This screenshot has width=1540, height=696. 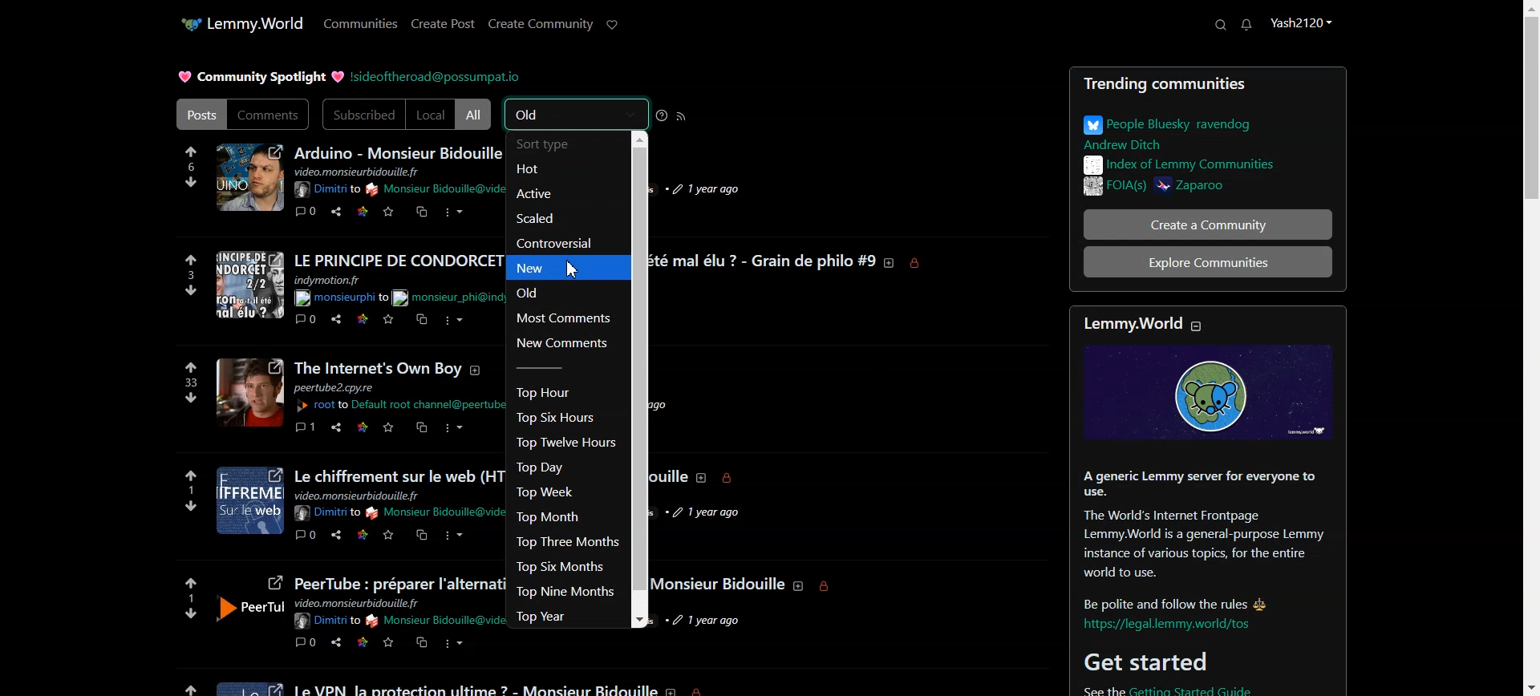 What do you see at coordinates (422, 642) in the screenshot?
I see `` at bounding box center [422, 642].